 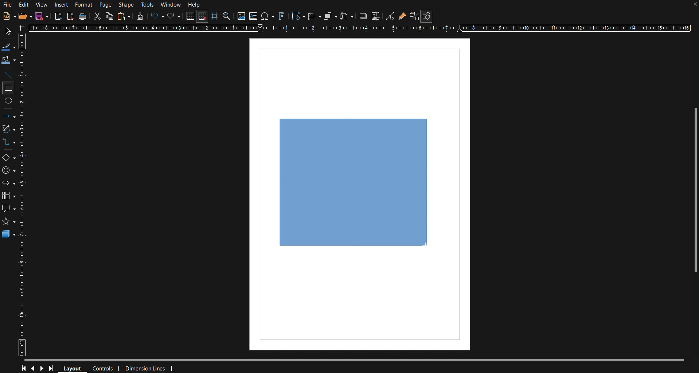 I want to click on New, so click(x=9, y=16).